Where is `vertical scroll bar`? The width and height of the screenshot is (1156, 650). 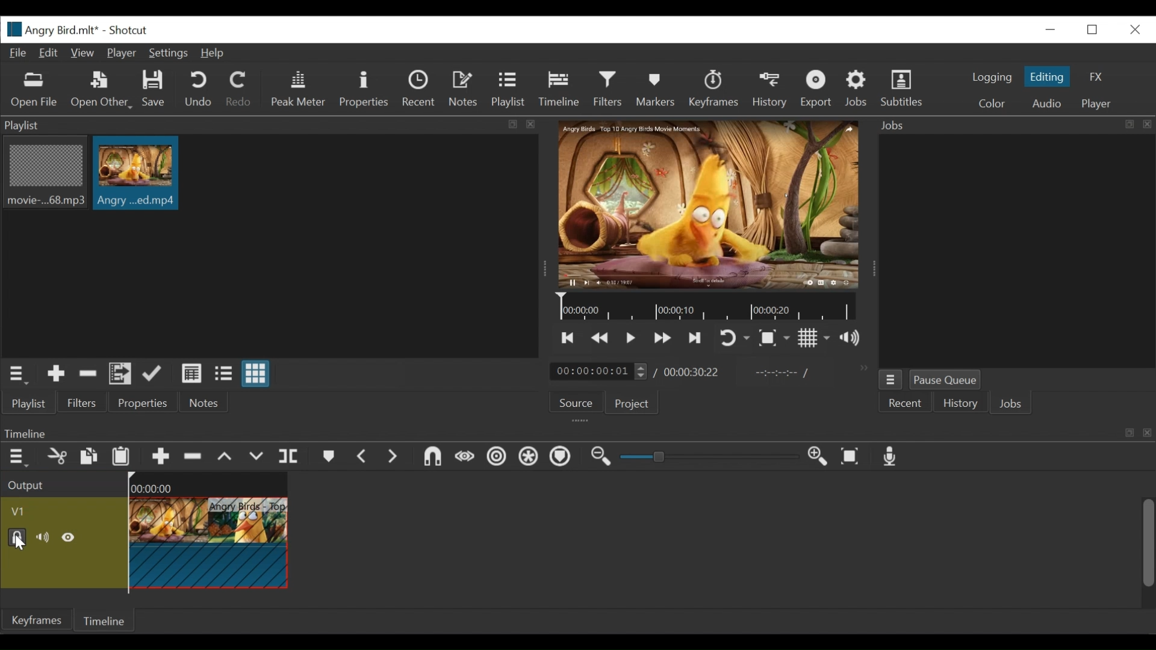
vertical scroll bar is located at coordinates (1145, 560).